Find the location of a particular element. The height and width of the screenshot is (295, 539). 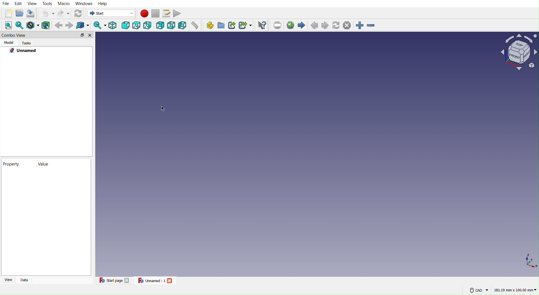

Save the active document is located at coordinates (31, 13).